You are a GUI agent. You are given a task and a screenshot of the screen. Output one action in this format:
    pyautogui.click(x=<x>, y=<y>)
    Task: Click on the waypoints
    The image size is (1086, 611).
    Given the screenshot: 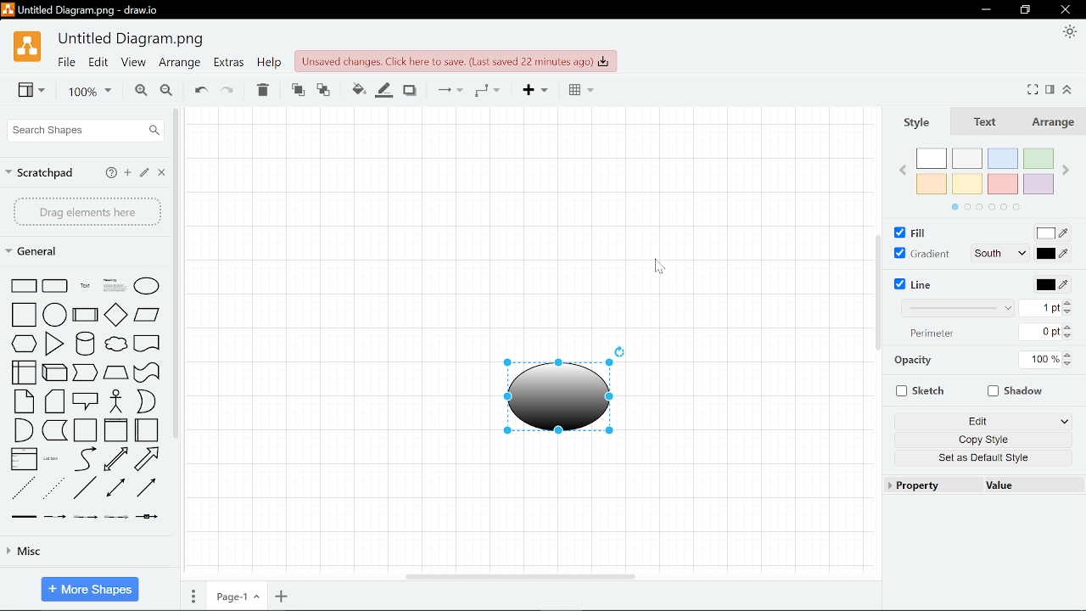 What is the action you would take?
    pyautogui.click(x=487, y=90)
    